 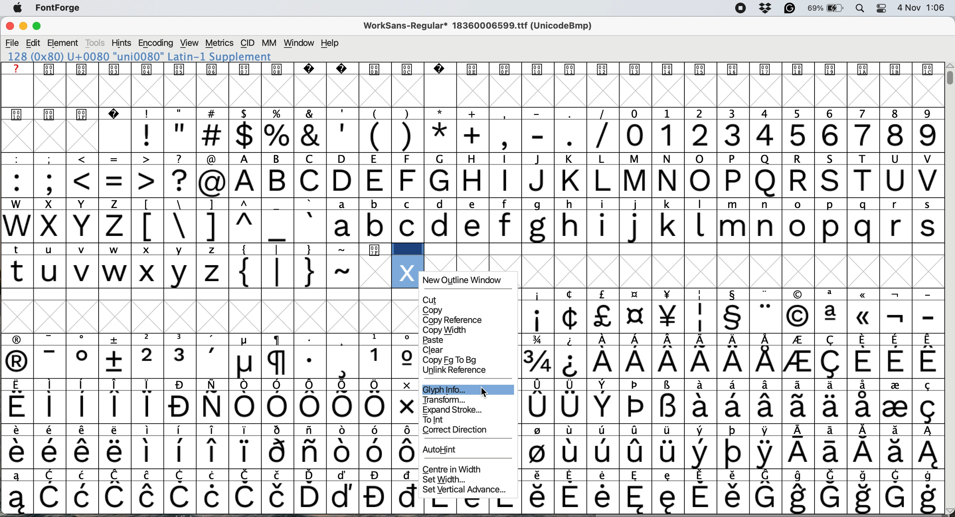 I want to click on centre in width, so click(x=454, y=469).